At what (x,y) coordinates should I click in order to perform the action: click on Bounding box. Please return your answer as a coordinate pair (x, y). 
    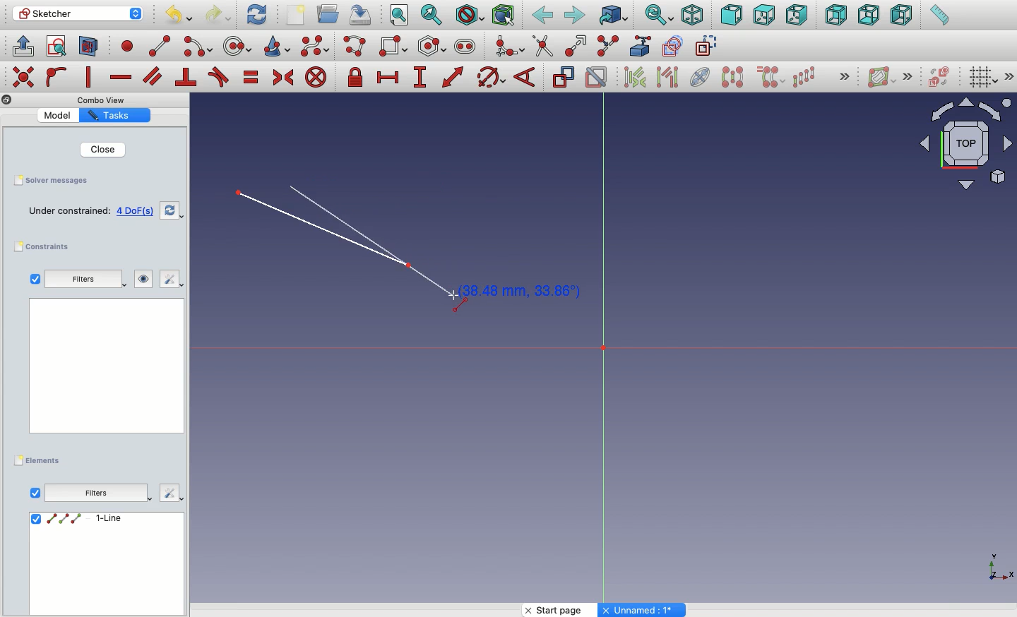
    Looking at the image, I should click on (505, 16).